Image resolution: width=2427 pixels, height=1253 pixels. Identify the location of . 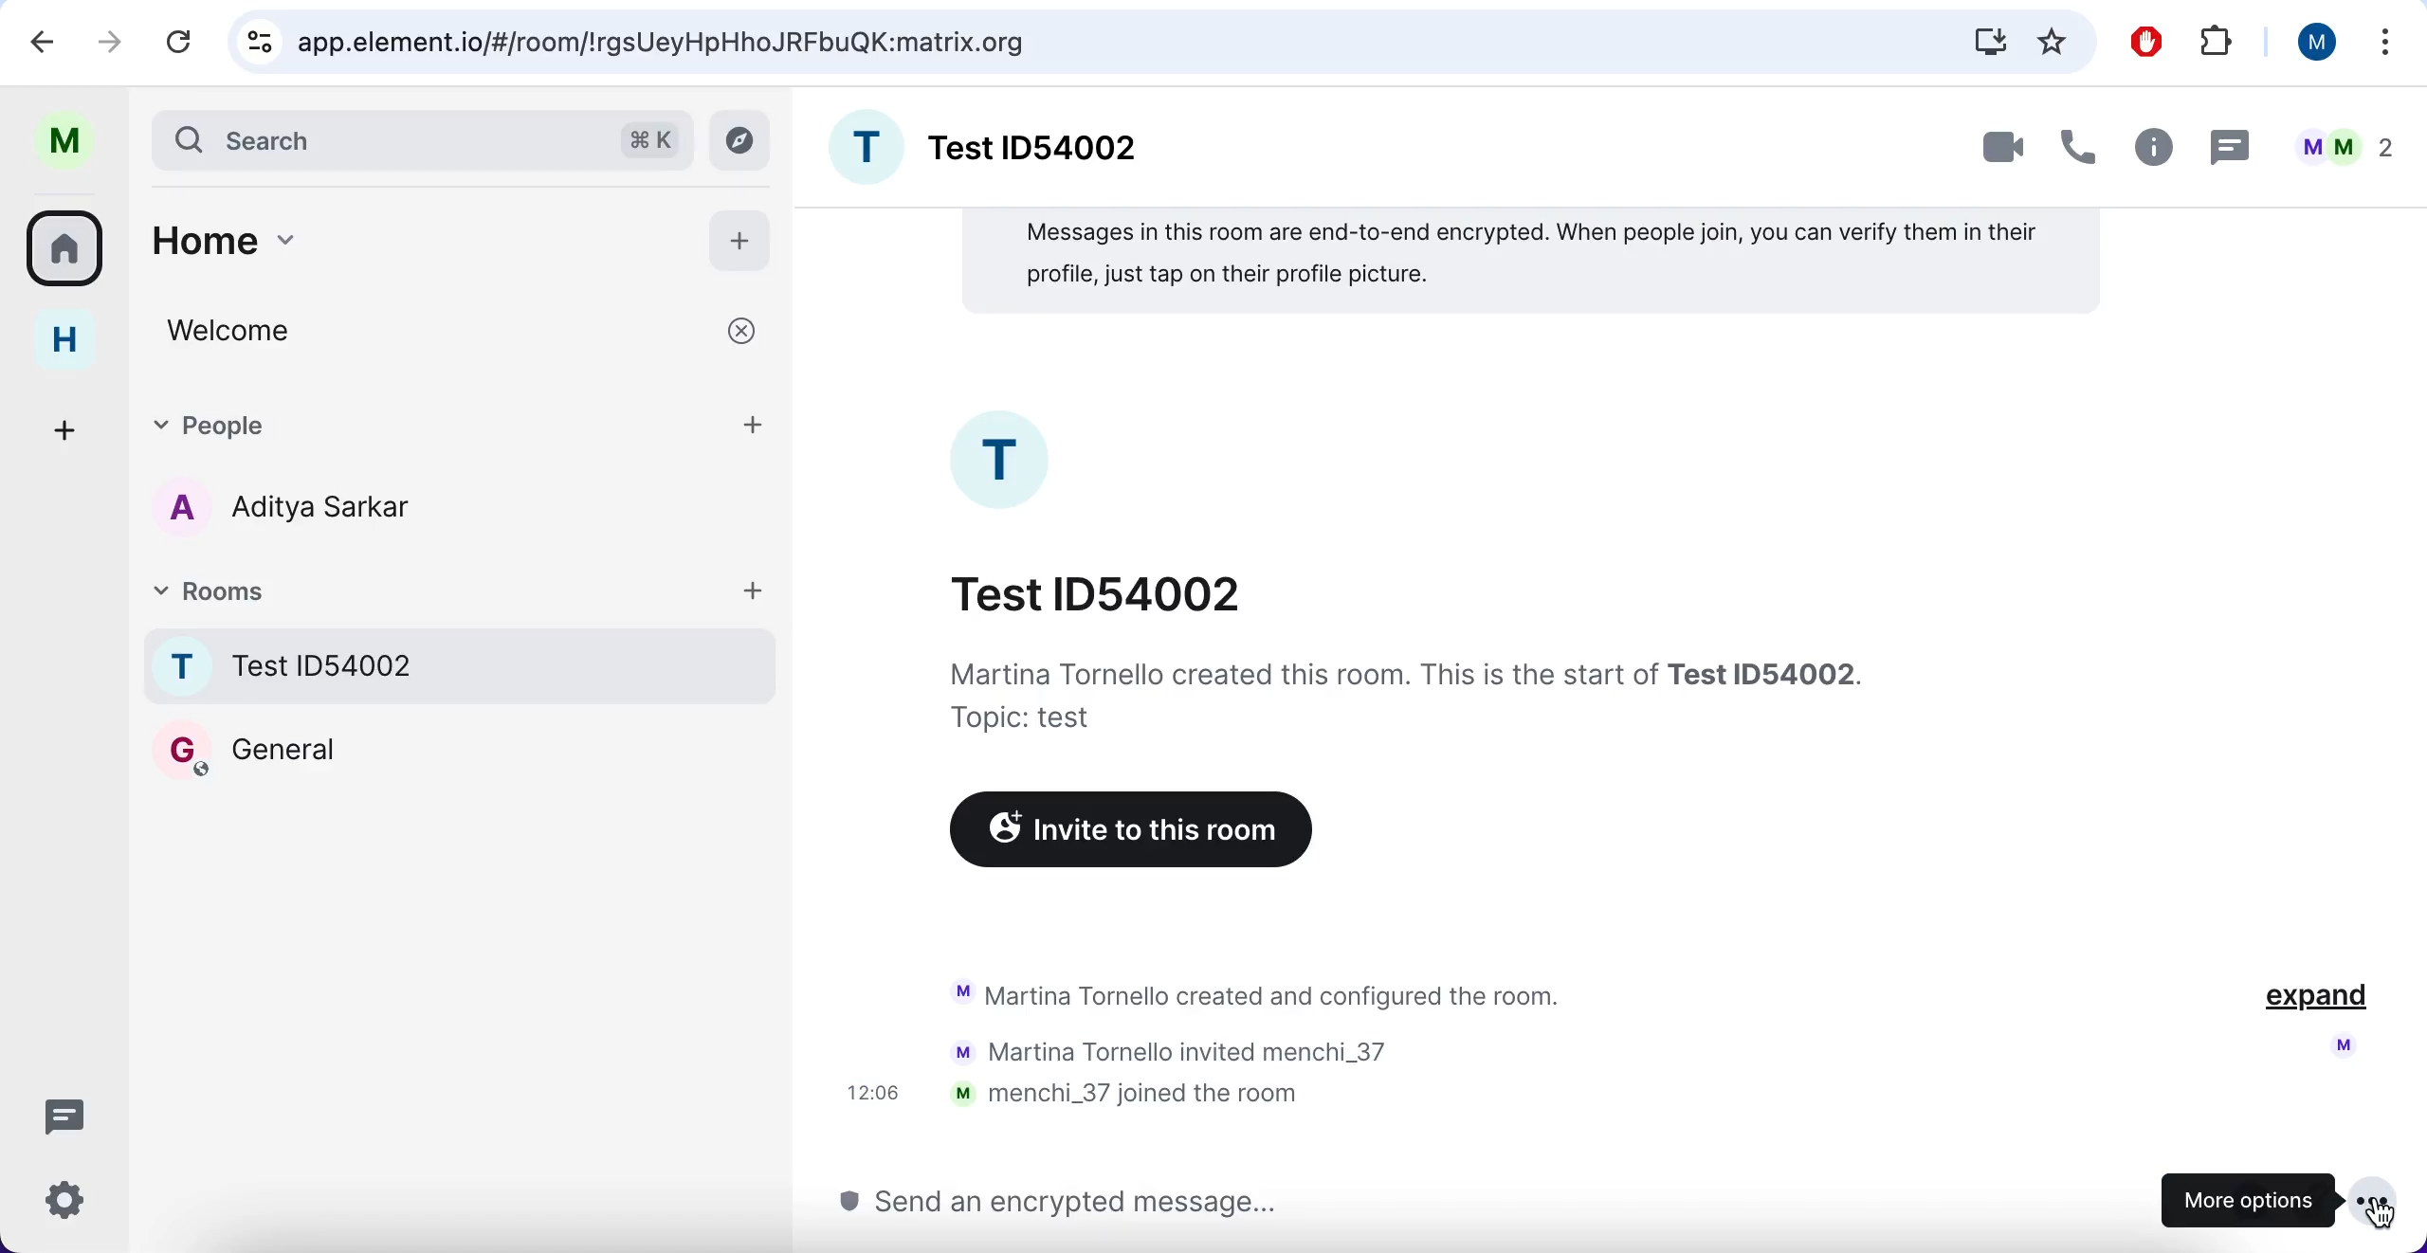
(2151, 146).